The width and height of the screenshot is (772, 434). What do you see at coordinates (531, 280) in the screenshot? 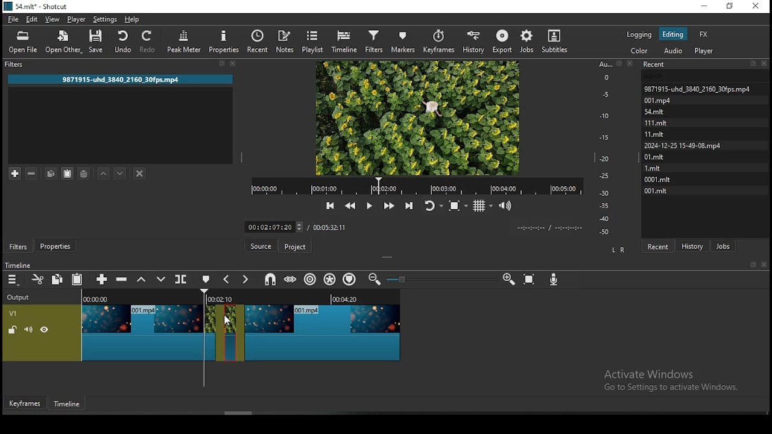
I see `zoom timeline to fit` at bounding box center [531, 280].